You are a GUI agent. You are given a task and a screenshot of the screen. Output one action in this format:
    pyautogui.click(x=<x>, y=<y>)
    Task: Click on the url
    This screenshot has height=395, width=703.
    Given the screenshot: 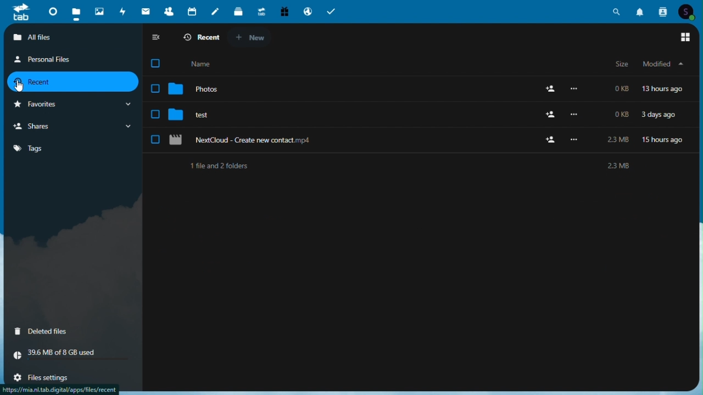 What is the action you would take?
    pyautogui.click(x=60, y=390)
    